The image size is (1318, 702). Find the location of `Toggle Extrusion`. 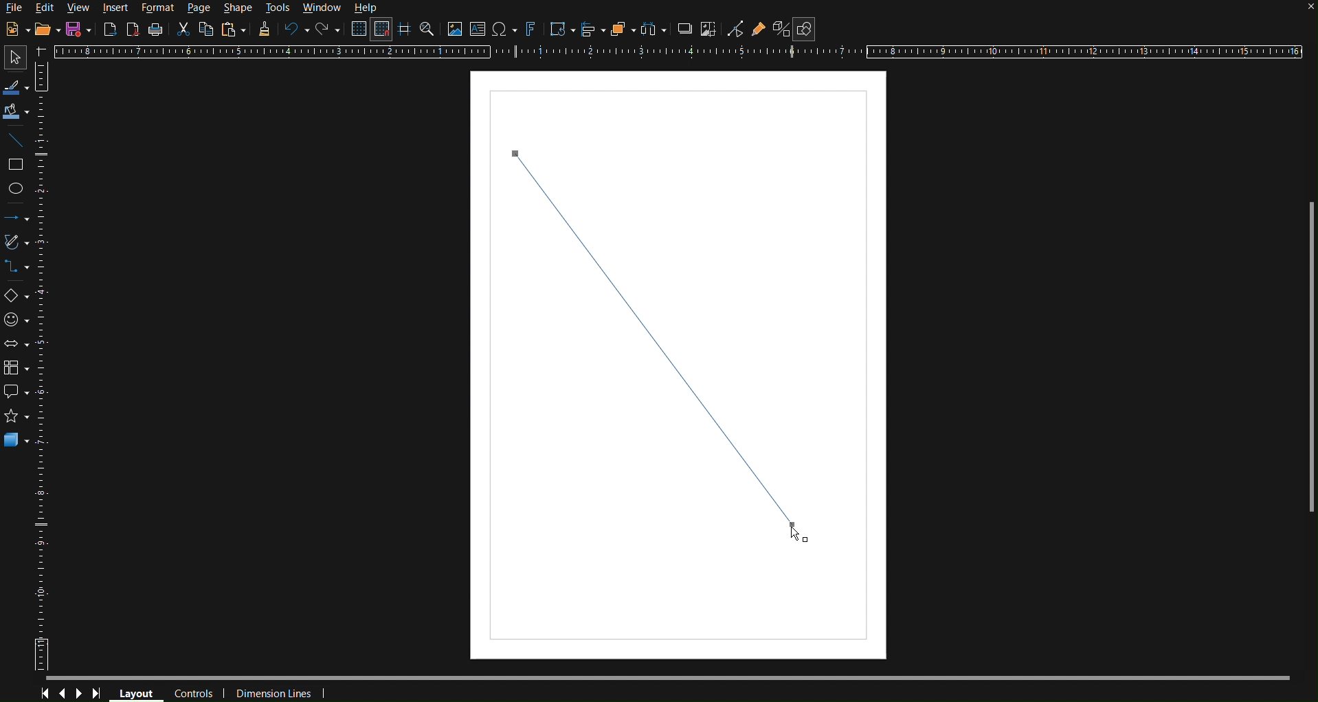

Toggle Extrusion is located at coordinates (781, 29).